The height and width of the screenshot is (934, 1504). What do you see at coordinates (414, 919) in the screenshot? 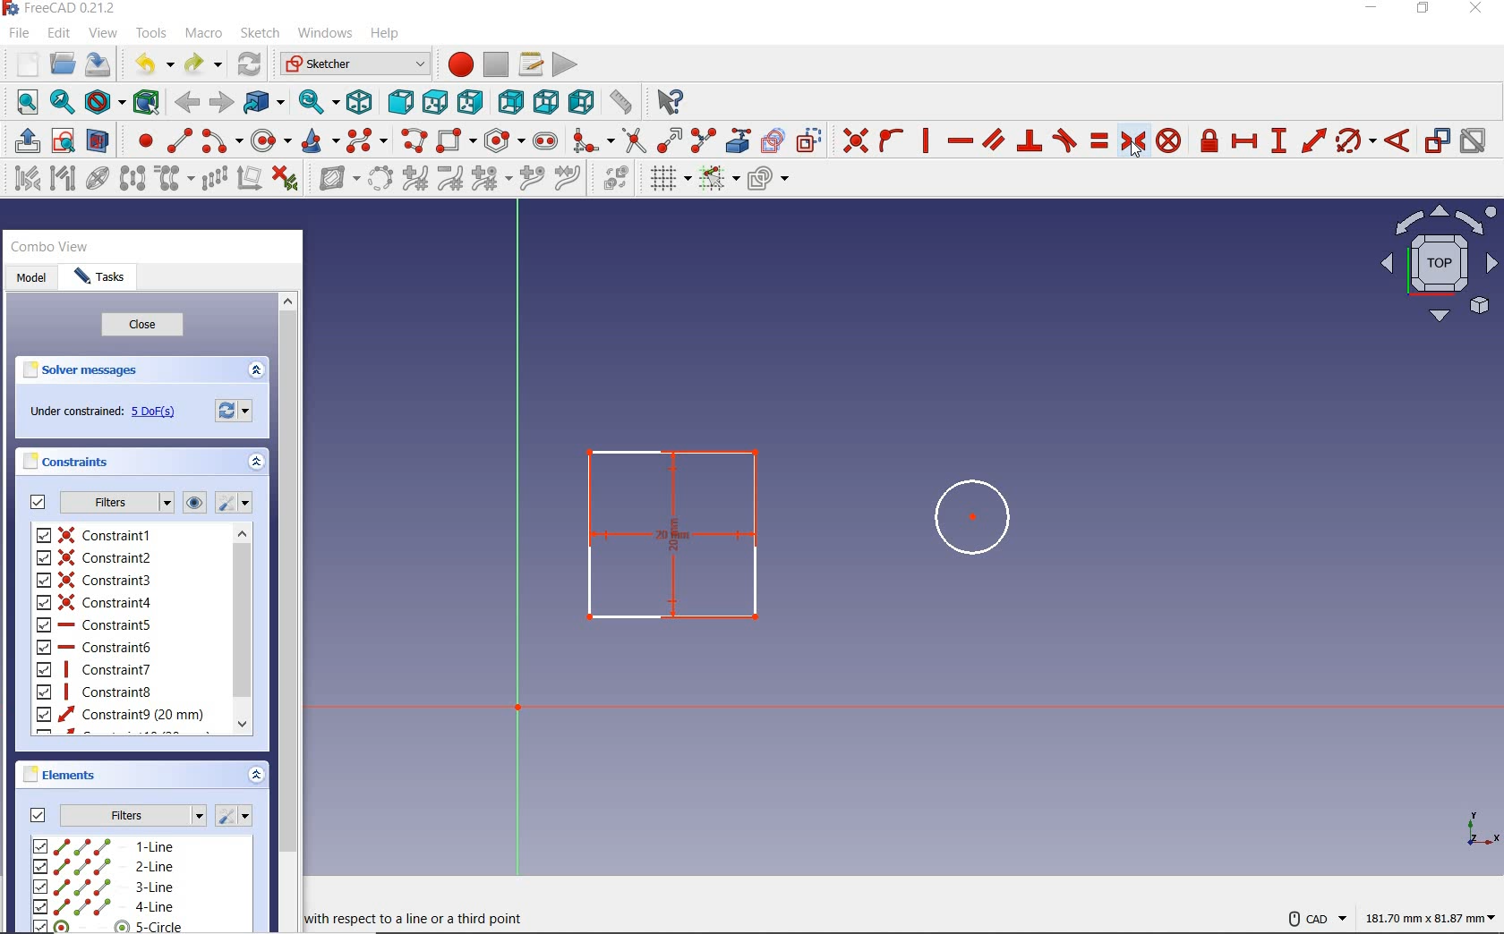
I see `with respect to a line or a third point` at bounding box center [414, 919].